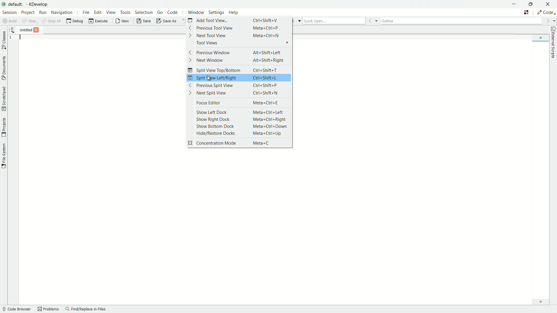 The width and height of the screenshot is (557, 313). What do you see at coordinates (514, 4) in the screenshot?
I see `minimize` at bounding box center [514, 4].